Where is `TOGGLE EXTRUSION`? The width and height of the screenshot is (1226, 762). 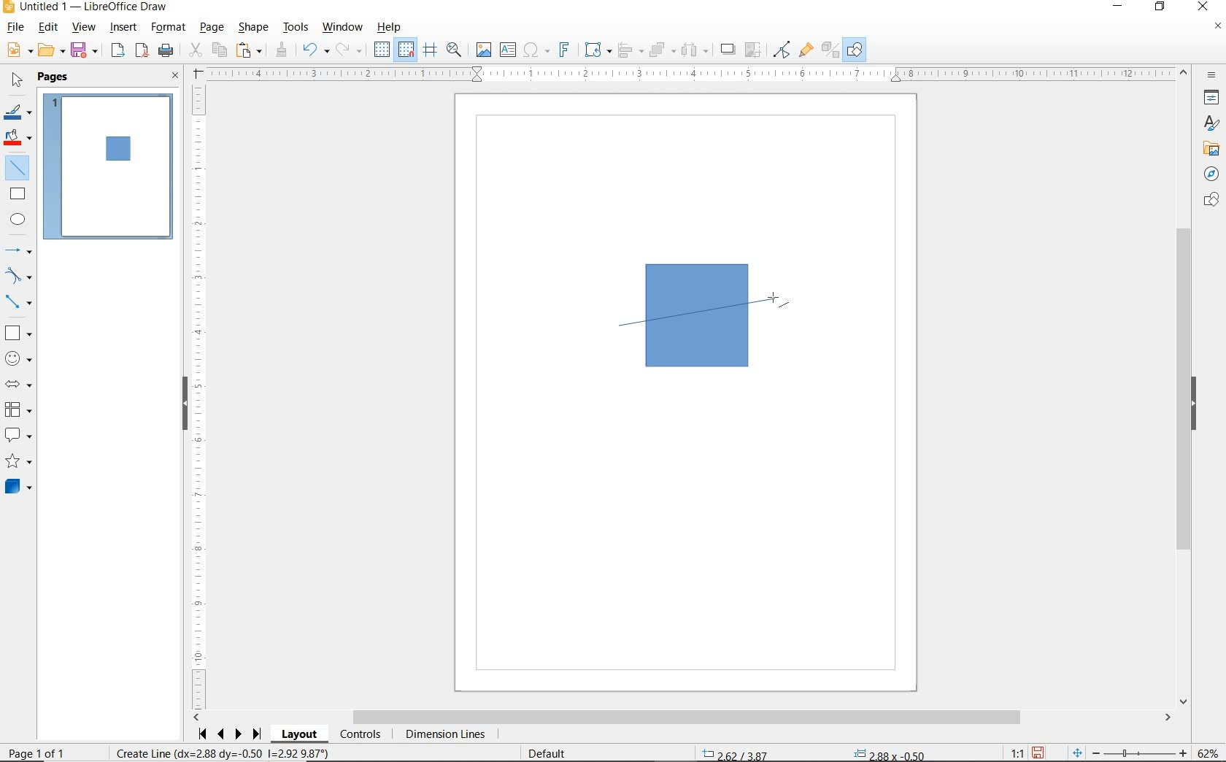 TOGGLE EXTRUSION is located at coordinates (829, 49).